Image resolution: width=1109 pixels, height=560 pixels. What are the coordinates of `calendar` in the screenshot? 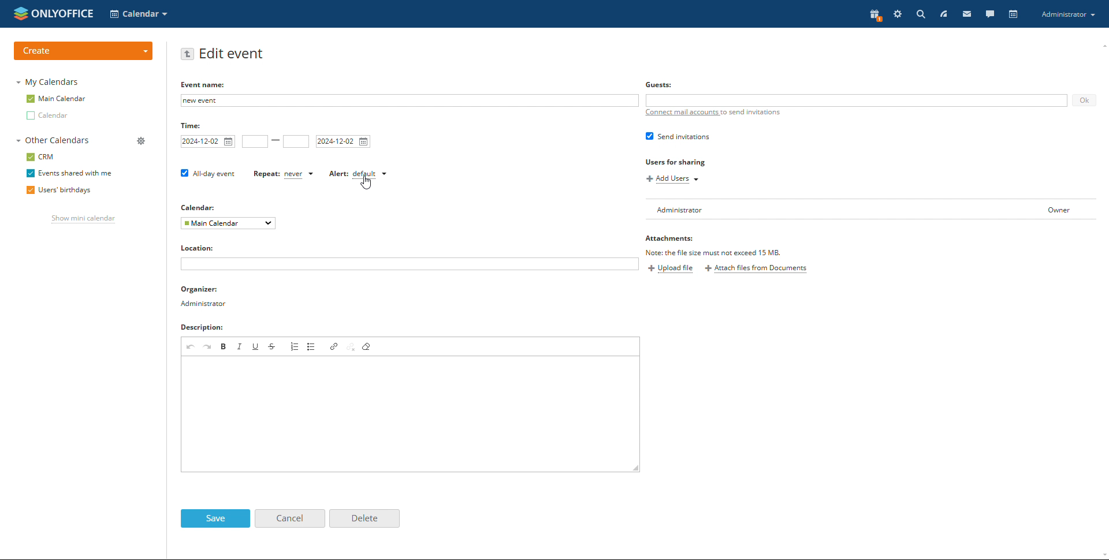 It's located at (200, 207).